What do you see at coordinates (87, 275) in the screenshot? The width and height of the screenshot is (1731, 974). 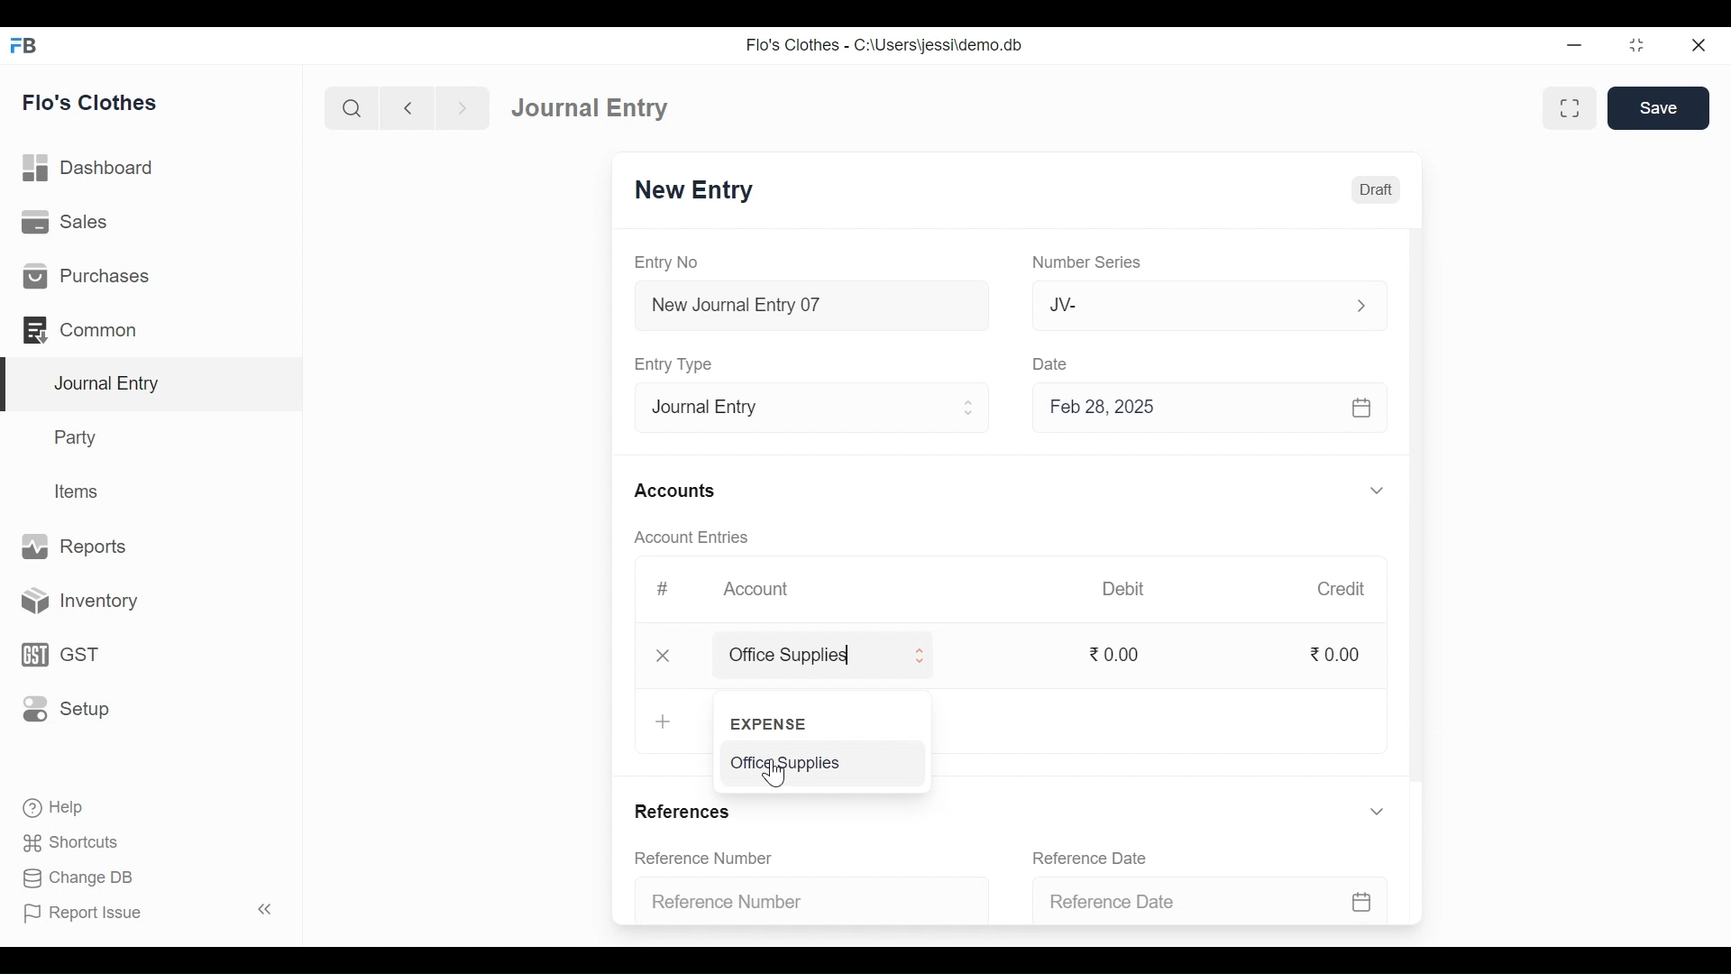 I see `Purchases` at bounding box center [87, 275].